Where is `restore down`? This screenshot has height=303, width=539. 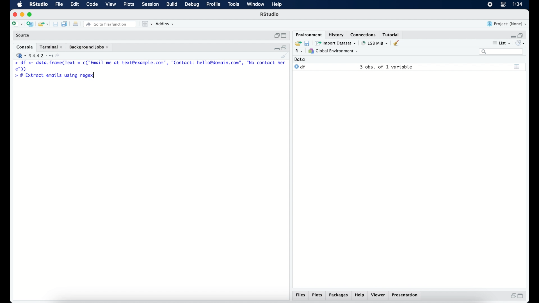 restore down is located at coordinates (276, 36).